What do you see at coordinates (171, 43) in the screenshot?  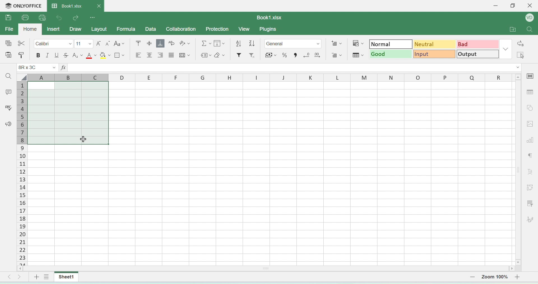 I see `wrap text` at bounding box center [171, 43].